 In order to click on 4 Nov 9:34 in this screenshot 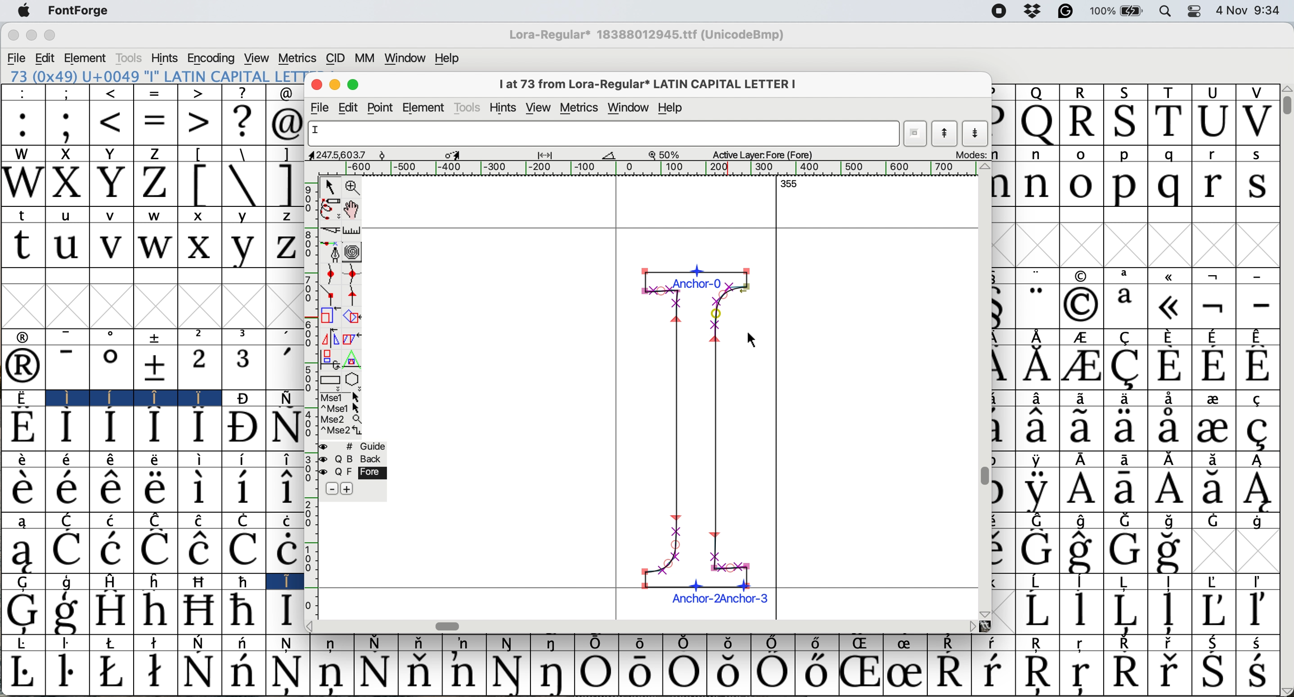, I will do `click(1250, 11)`.